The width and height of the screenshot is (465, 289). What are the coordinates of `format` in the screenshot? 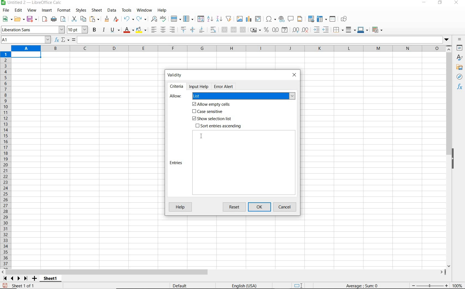 It's located at (63, 10).